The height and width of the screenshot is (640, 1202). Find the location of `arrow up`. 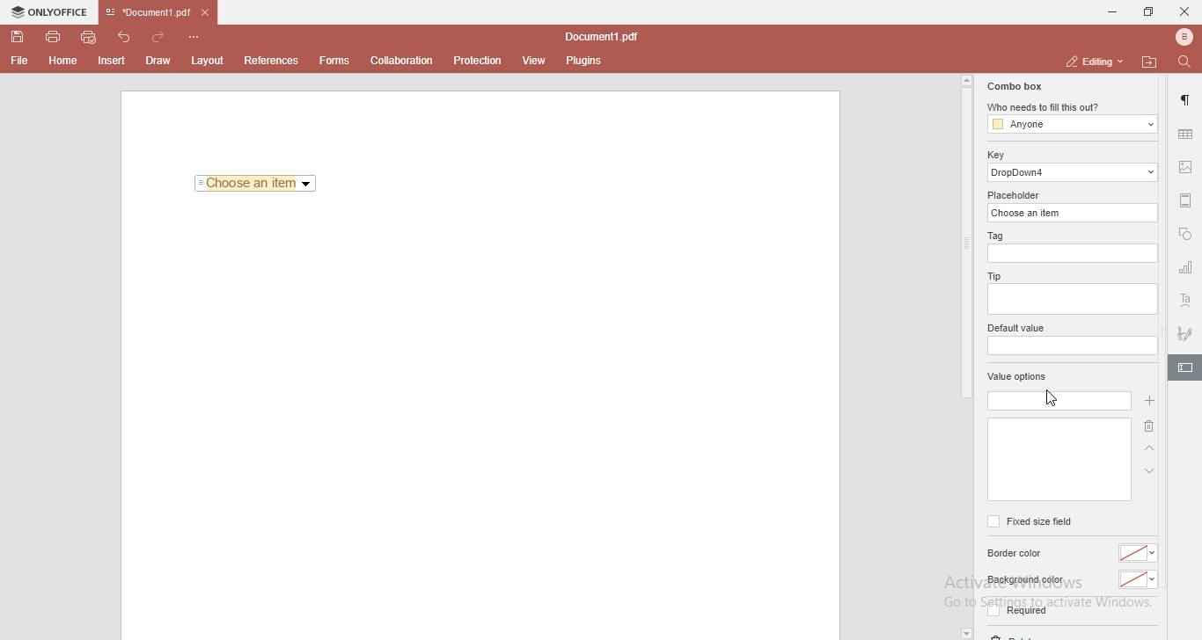

arrow up is located at coordinates (1150, 449).